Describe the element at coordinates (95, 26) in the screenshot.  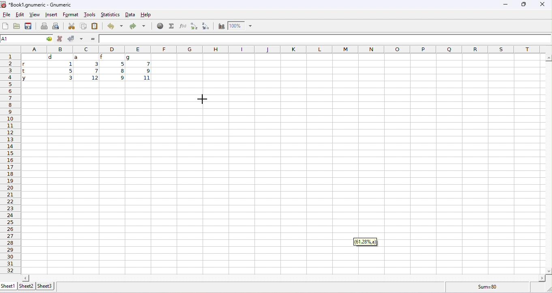
I see `paste` at that location.